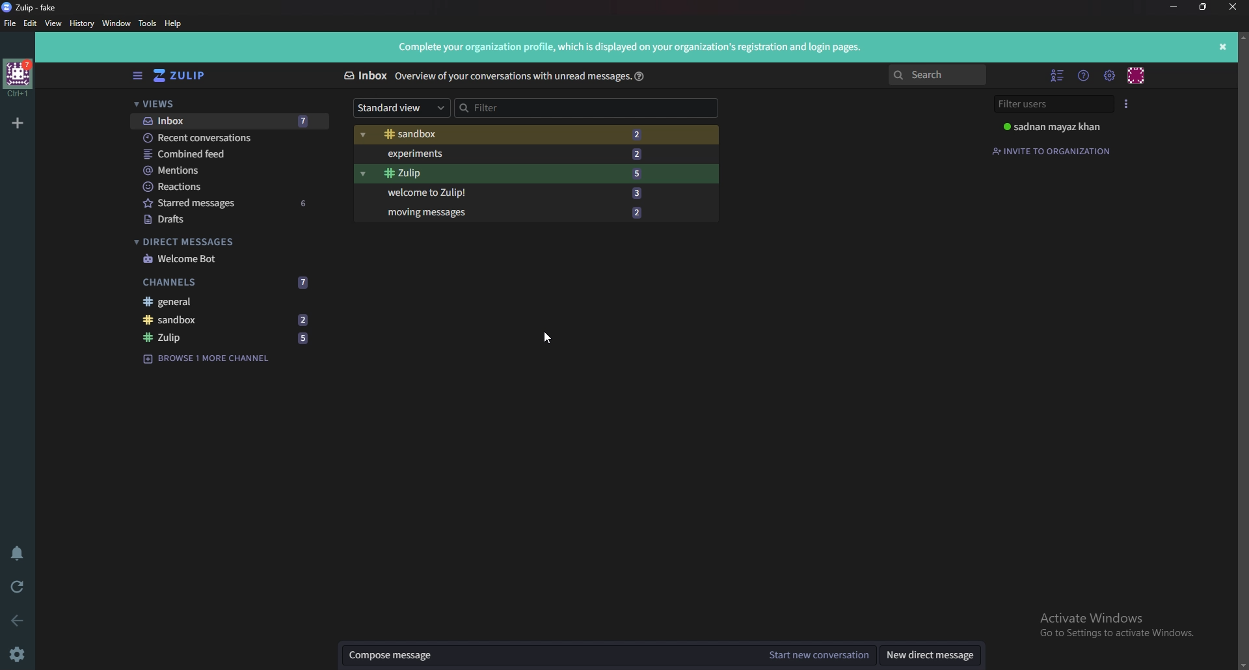 This screenshot has width=1249, height=670. I want to click on Invite to organization, so click(1053, 150).